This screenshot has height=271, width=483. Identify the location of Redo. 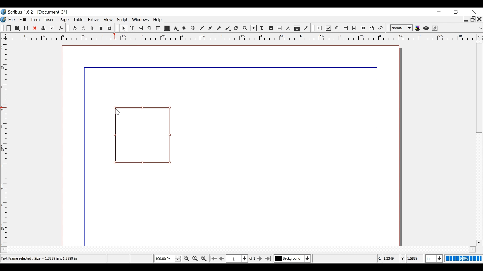
(84, 28).